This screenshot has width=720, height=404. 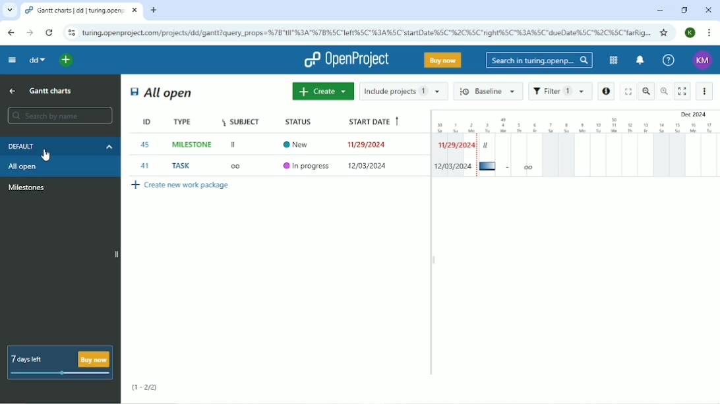 I want to click on Activate zen mode, so click(x=684, y=91).